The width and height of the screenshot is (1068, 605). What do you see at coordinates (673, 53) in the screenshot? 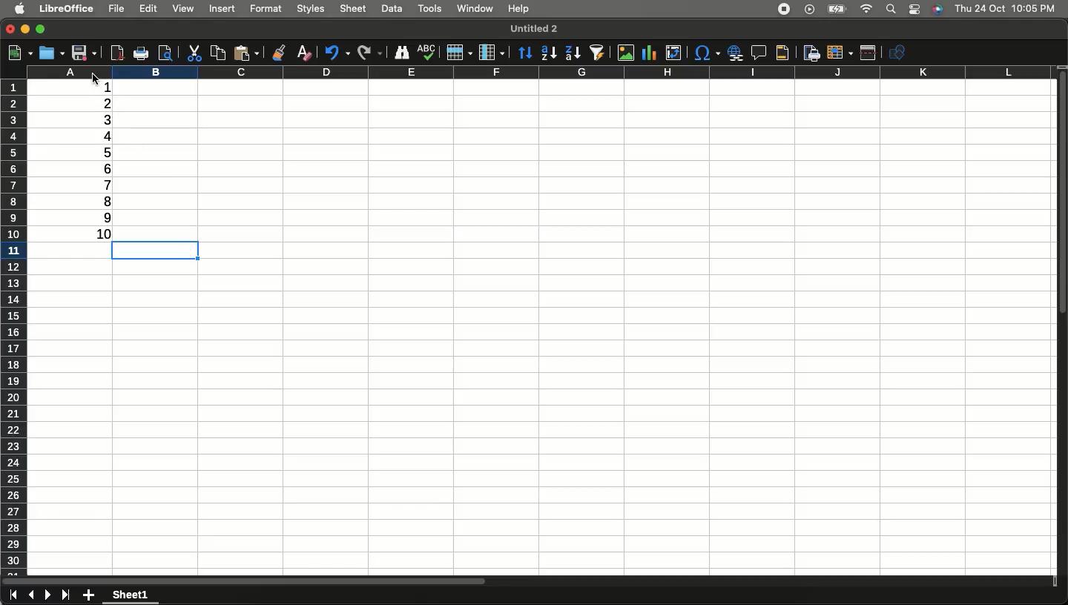
I see `Insert or edit pivot table` at bounding box center [673, 53].